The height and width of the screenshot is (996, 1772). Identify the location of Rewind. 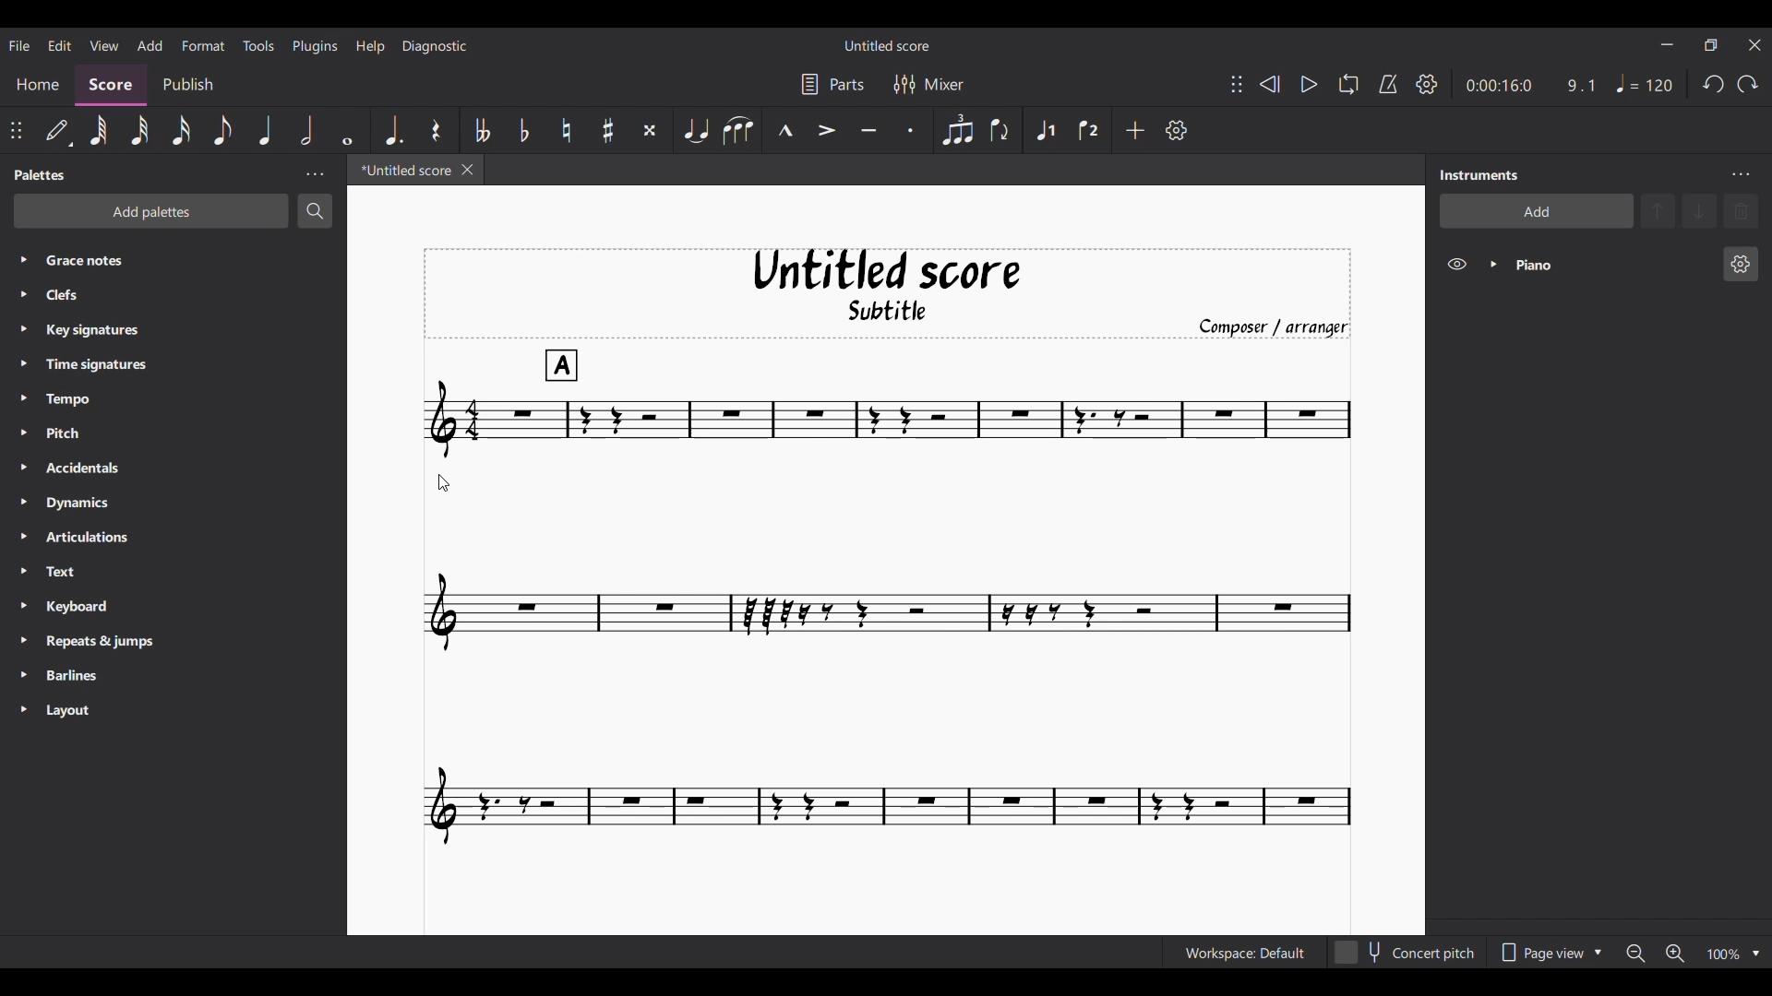
(1269, 84).